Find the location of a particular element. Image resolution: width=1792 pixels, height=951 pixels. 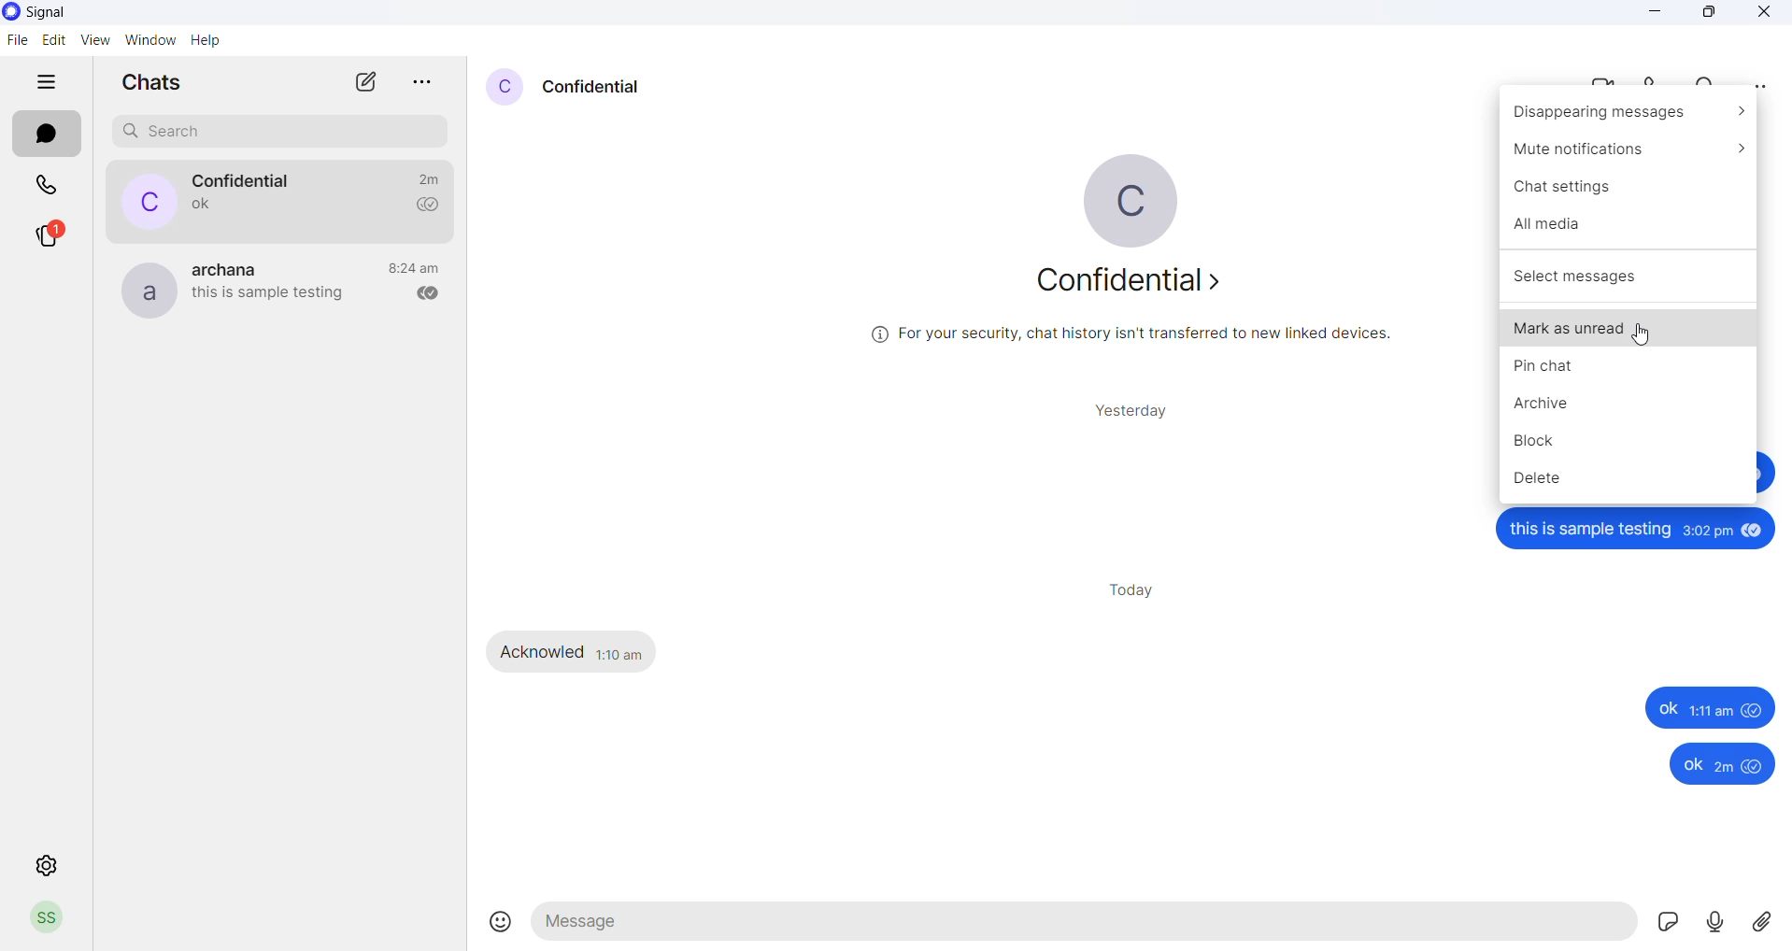

sticker is located at coordinates (1667, 926).